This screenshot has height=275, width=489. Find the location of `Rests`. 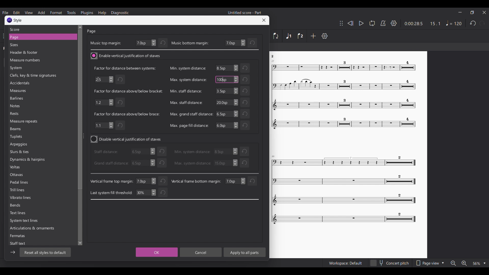

Rests is located at coordinates (24, 114).